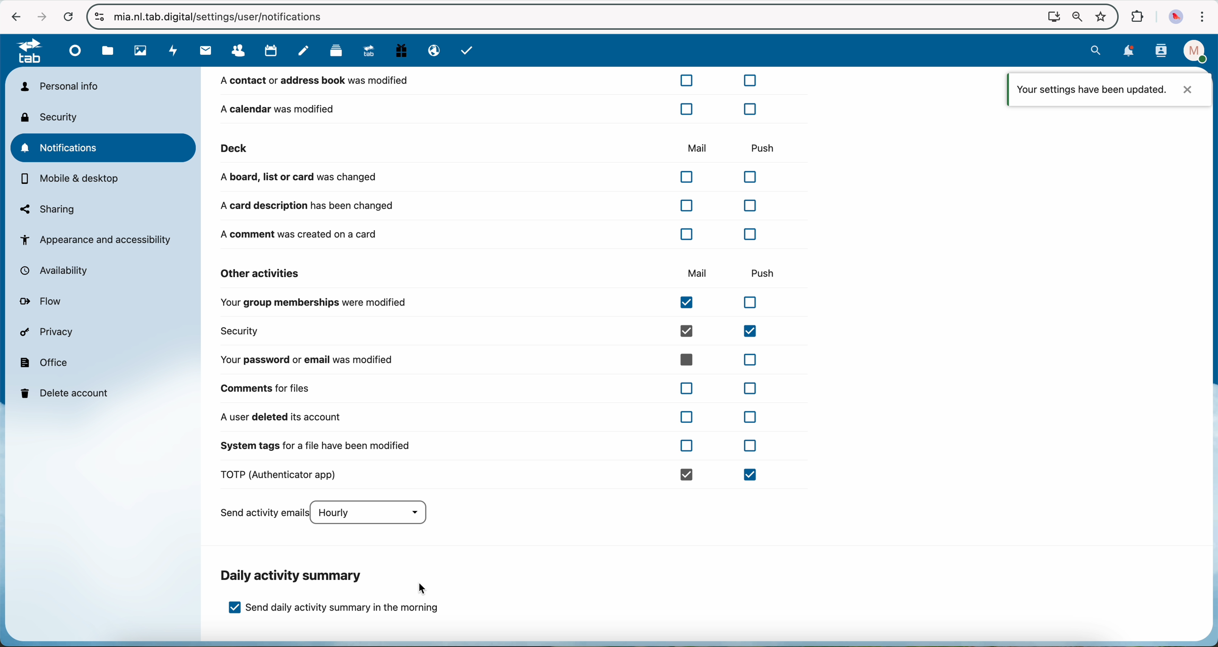 The image size is (1218, 647). I want to click on refresh the page, so click(68, 16).